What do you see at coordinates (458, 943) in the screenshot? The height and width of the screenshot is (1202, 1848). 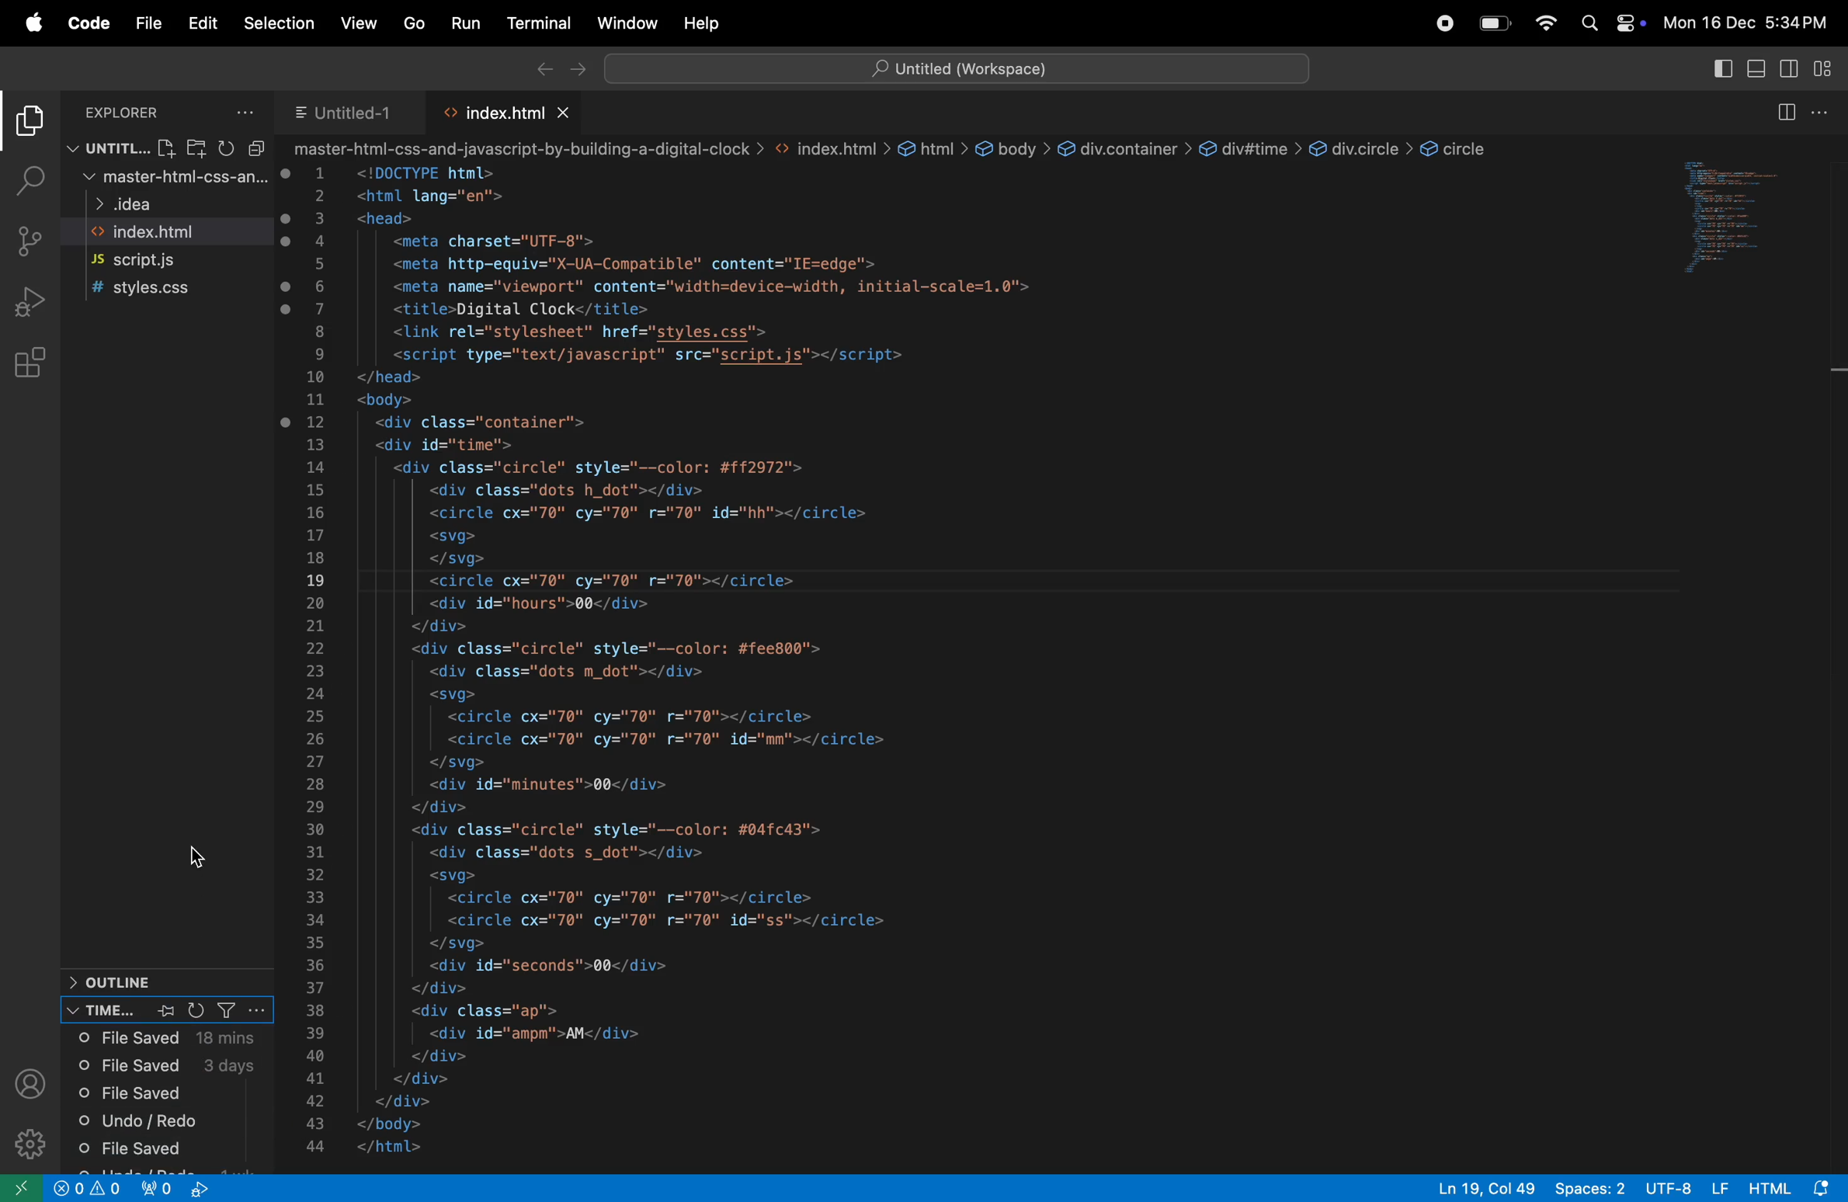 I see `</sva>` at bounding box center [458, 943].